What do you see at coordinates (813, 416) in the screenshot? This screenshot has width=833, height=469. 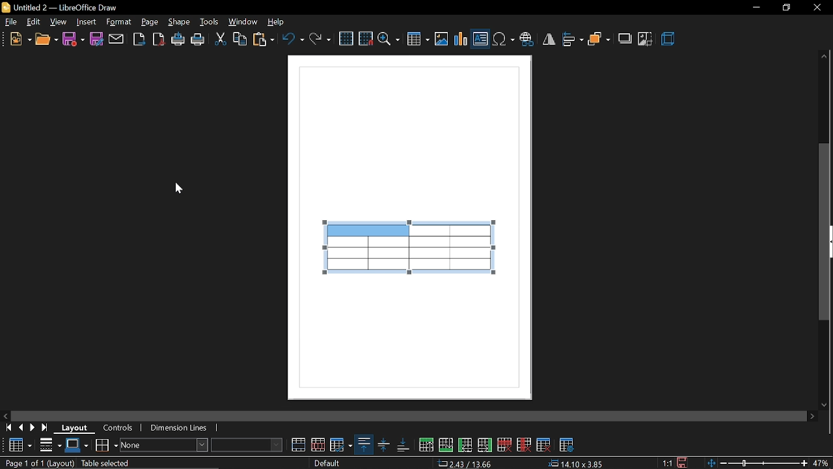 I see `move right` at bounding box center [813, 416].